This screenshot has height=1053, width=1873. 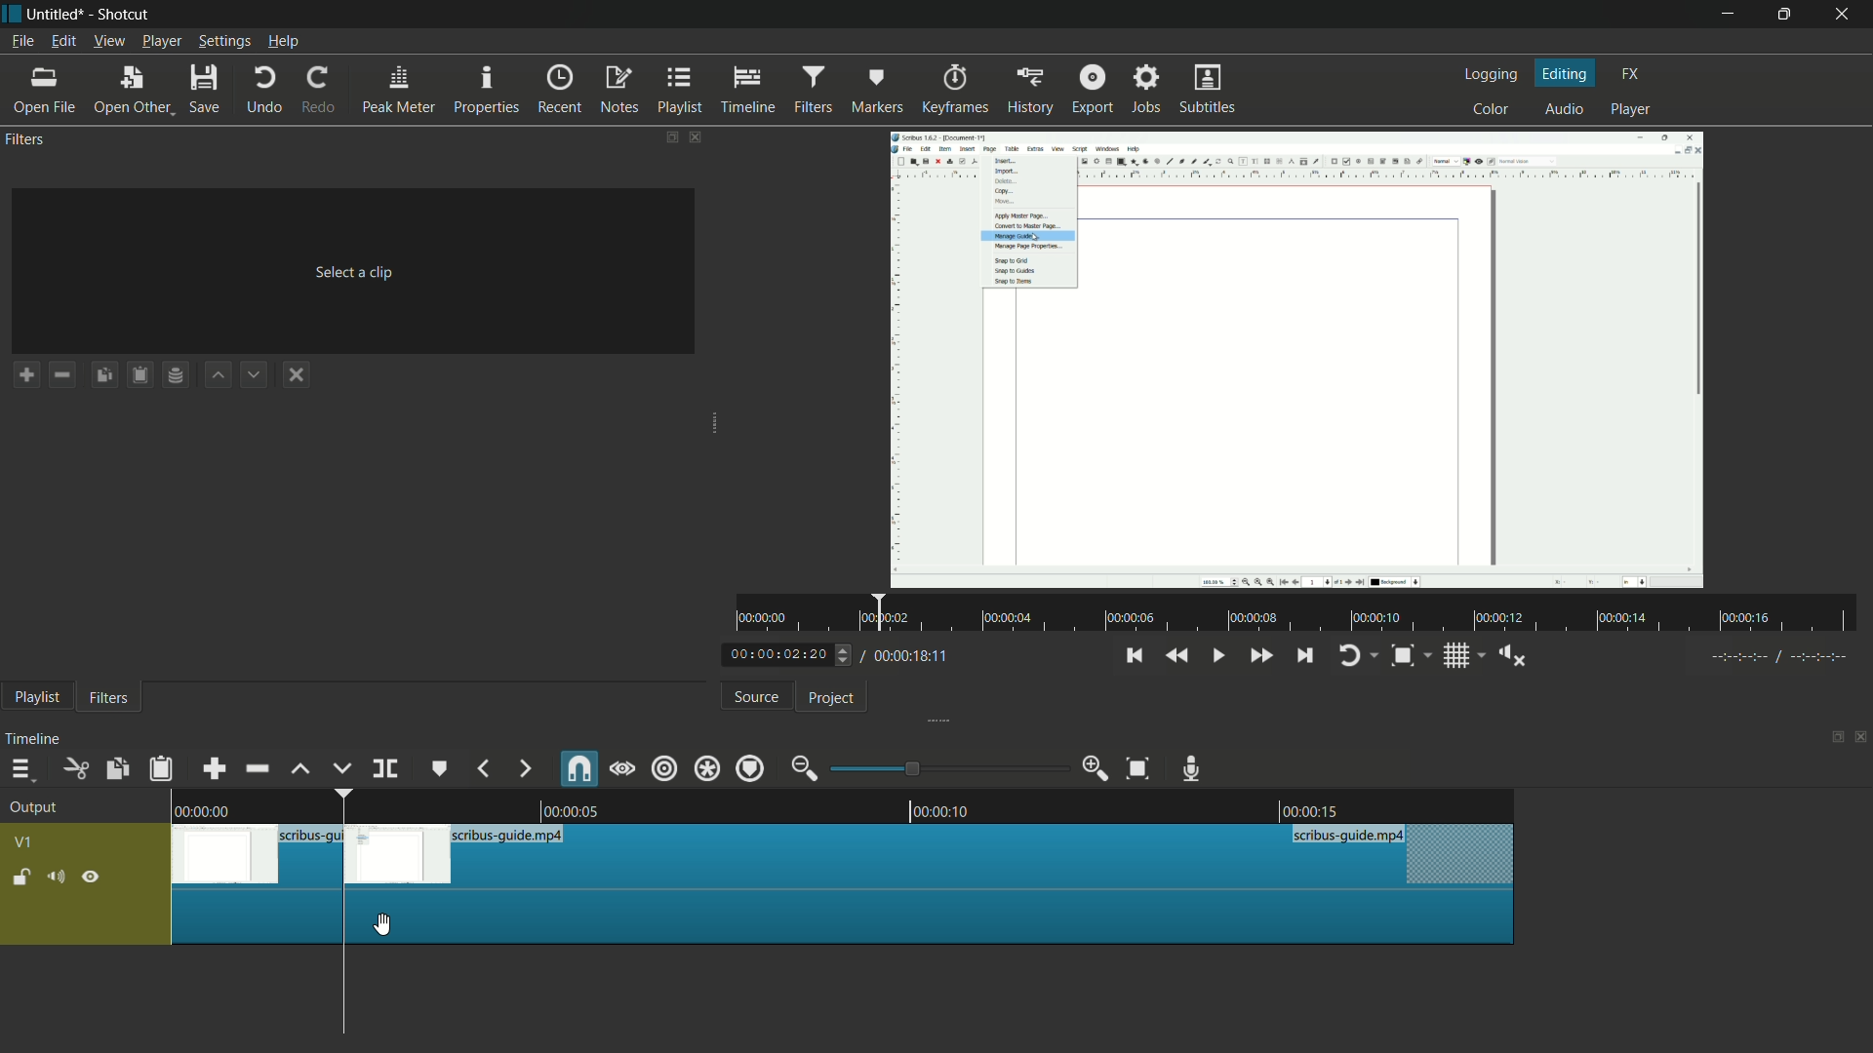 I want to click on copy filters, so click(x=104, y=375).